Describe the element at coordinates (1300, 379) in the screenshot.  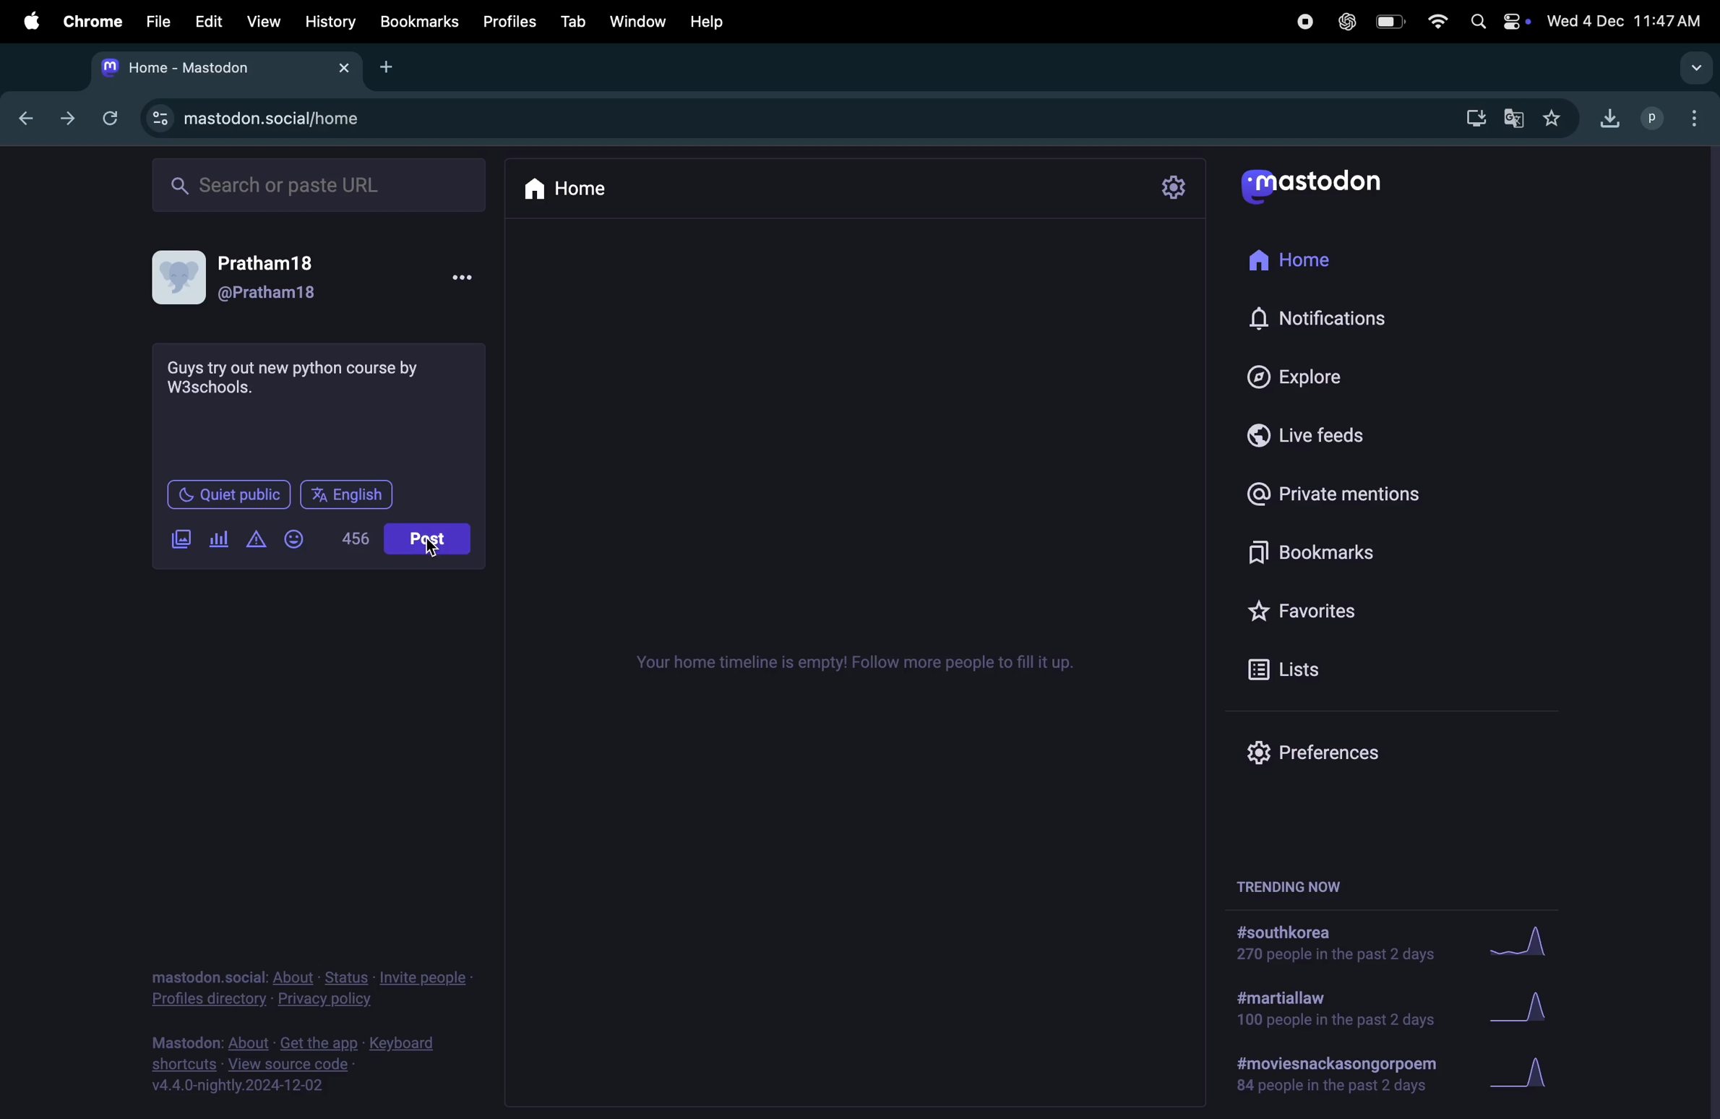
I see `explore` at that location.